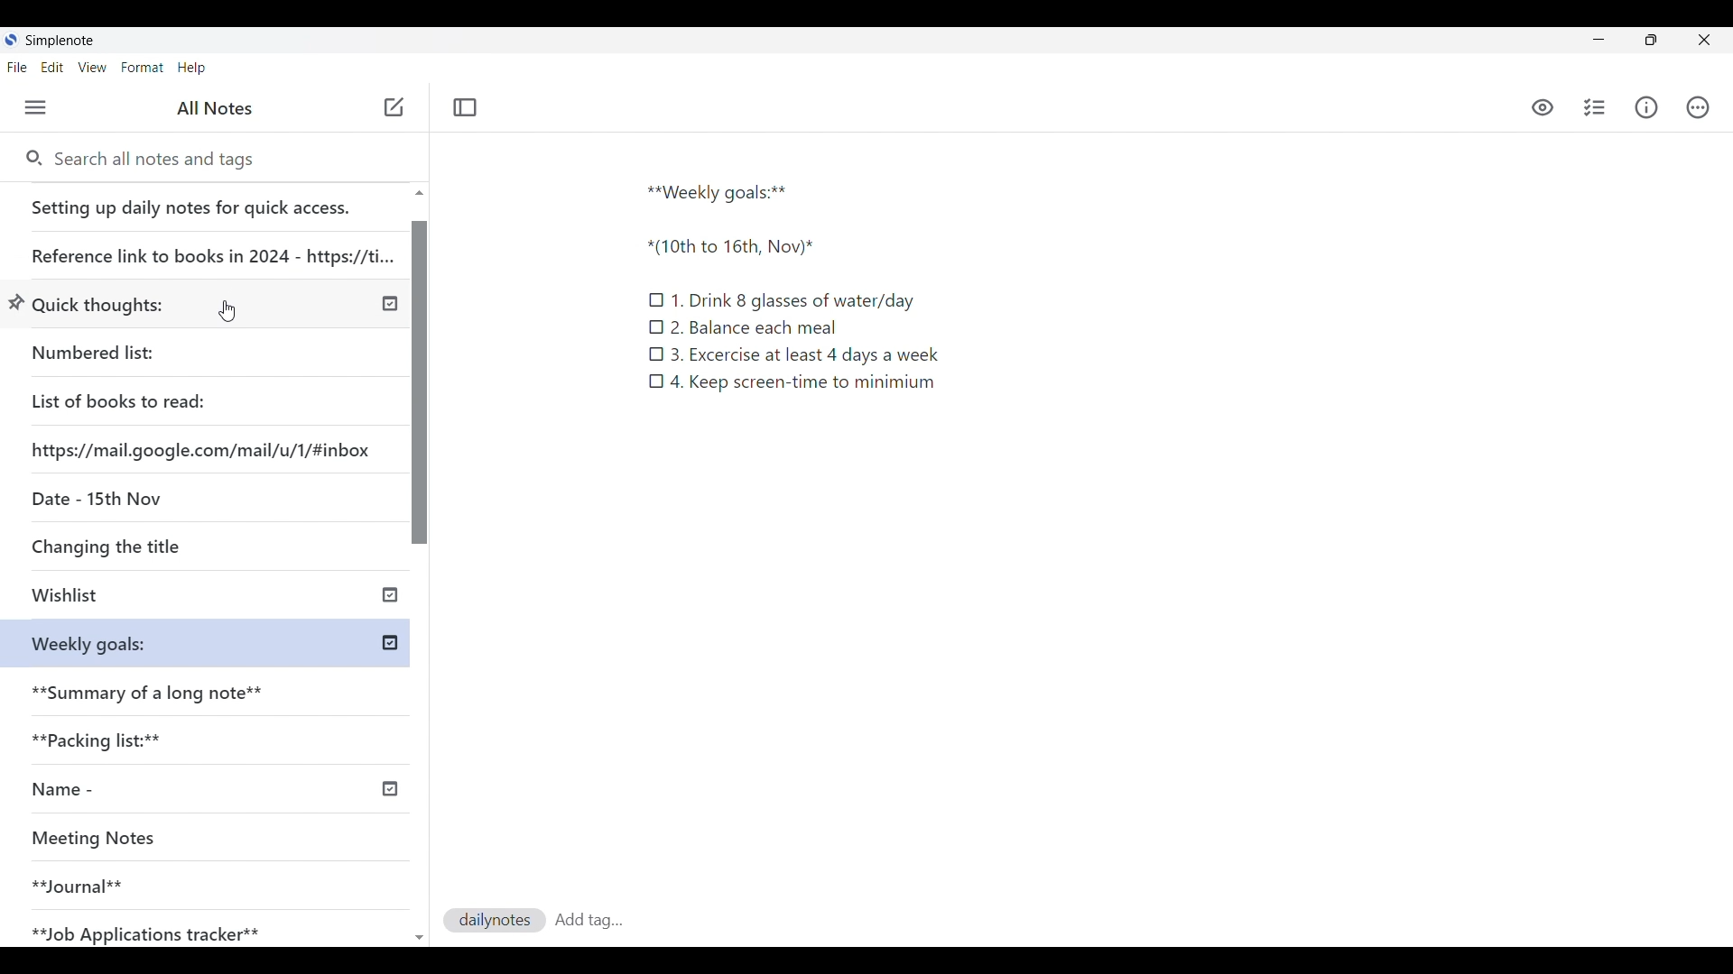 The image size is (1733, 974). Describe the element at coordinates (144, 546) in the screenshot. I see `Changing the title` at that location.